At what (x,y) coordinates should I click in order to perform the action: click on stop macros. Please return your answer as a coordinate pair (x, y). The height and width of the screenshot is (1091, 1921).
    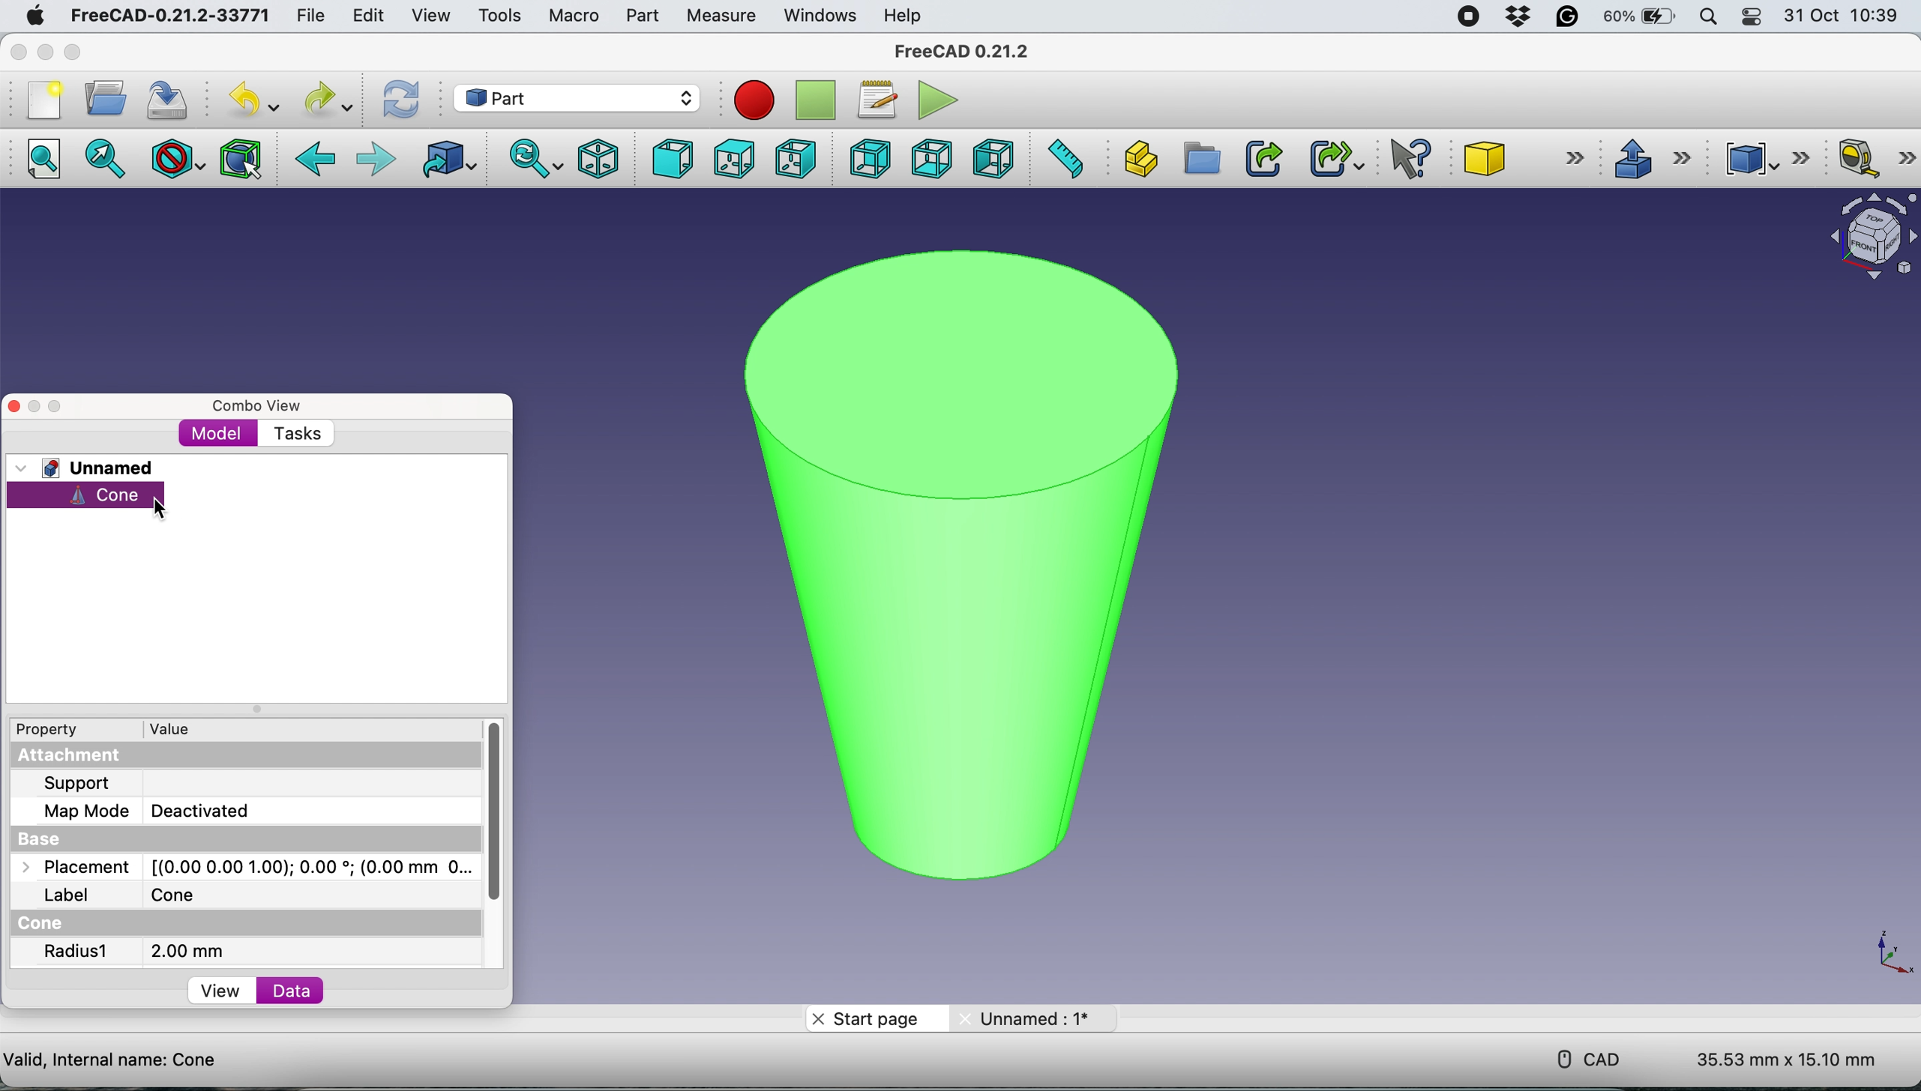
    Looking at the image, I should click on (750, 100).